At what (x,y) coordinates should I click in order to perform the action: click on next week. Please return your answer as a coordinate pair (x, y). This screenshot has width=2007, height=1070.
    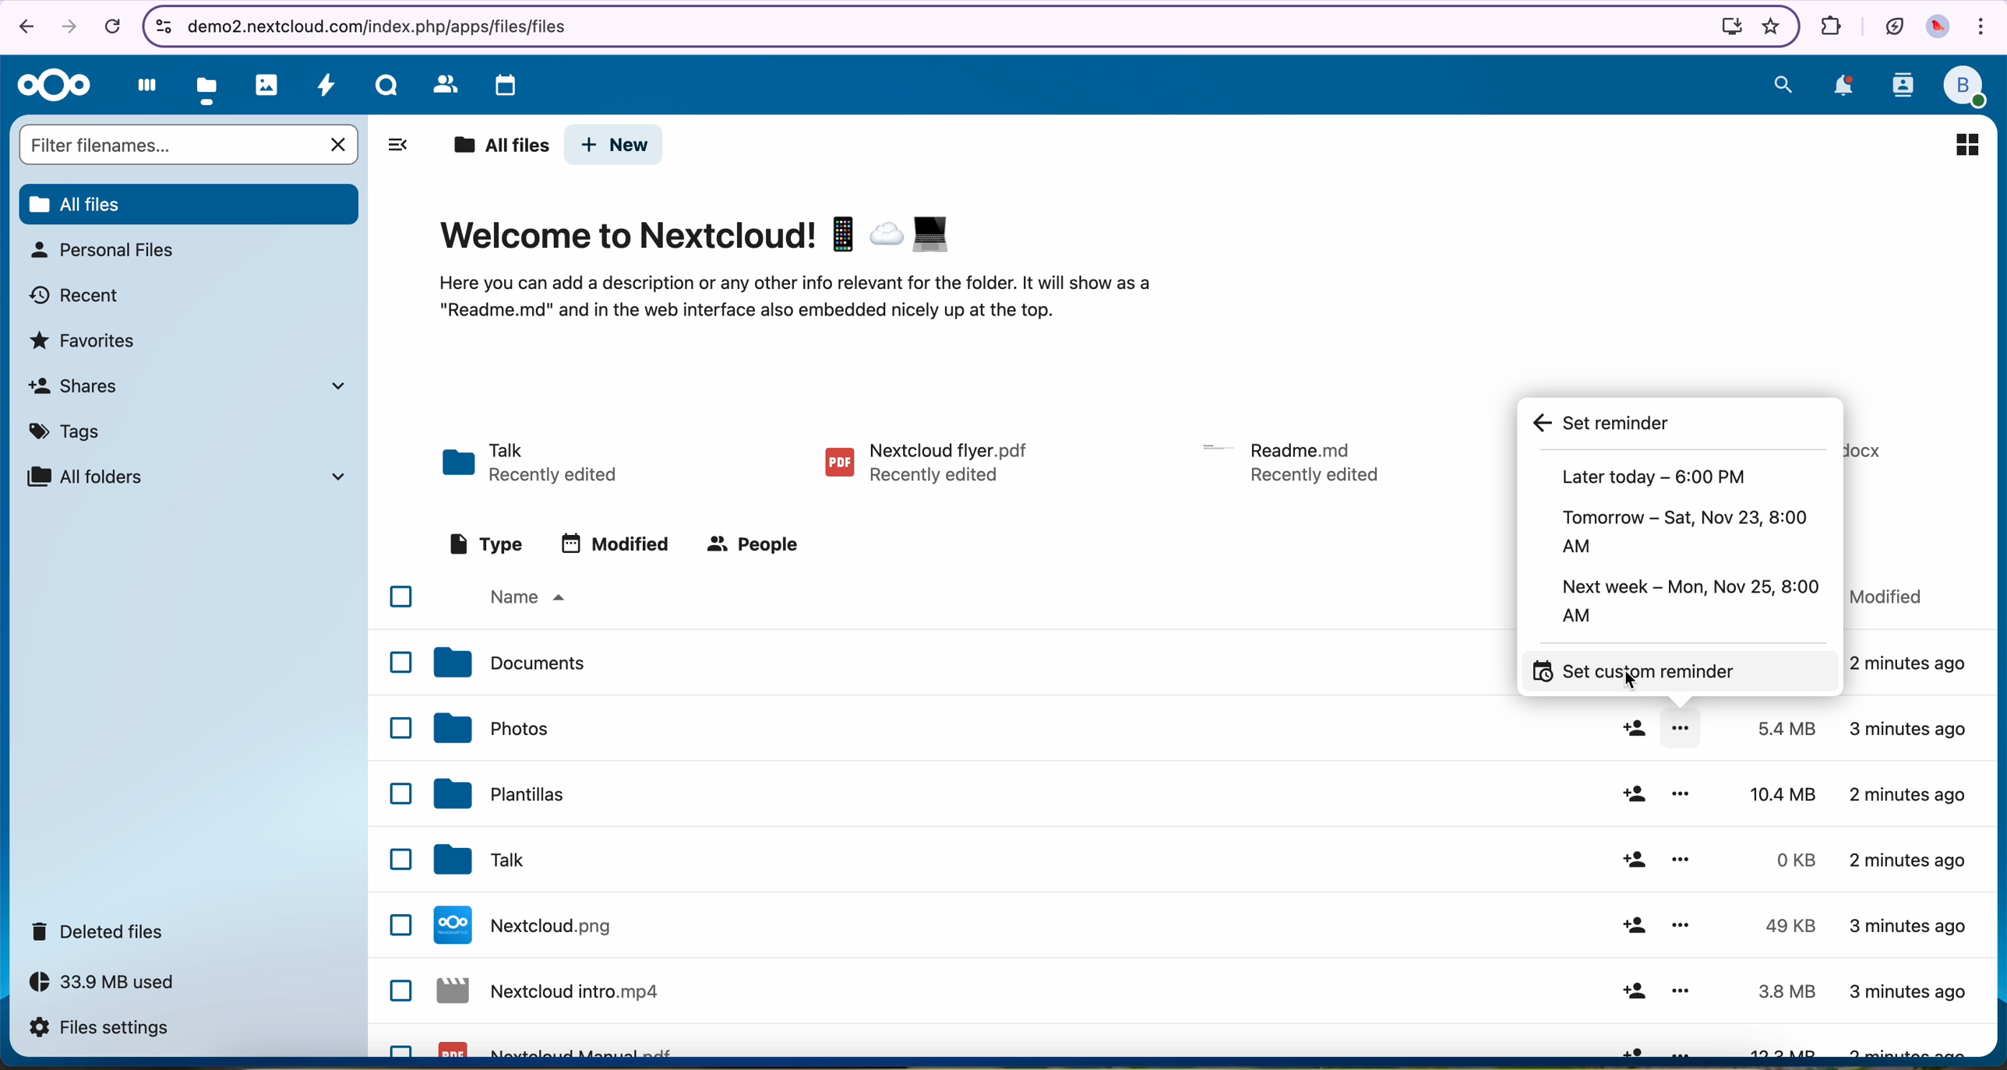
    Looking at the image, I should click on (1680, 600).